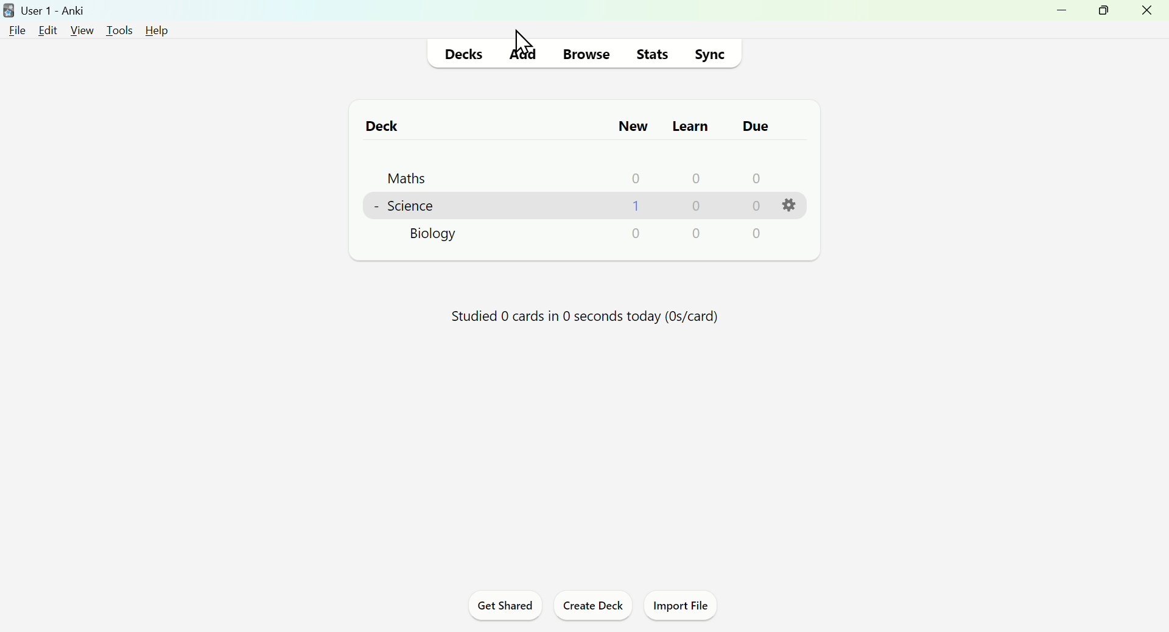 The width and height of the screenshot is (1169, 632). Describe the element at coordinates (506, 607) in the screenshot. I see `Get Shared` at that location.